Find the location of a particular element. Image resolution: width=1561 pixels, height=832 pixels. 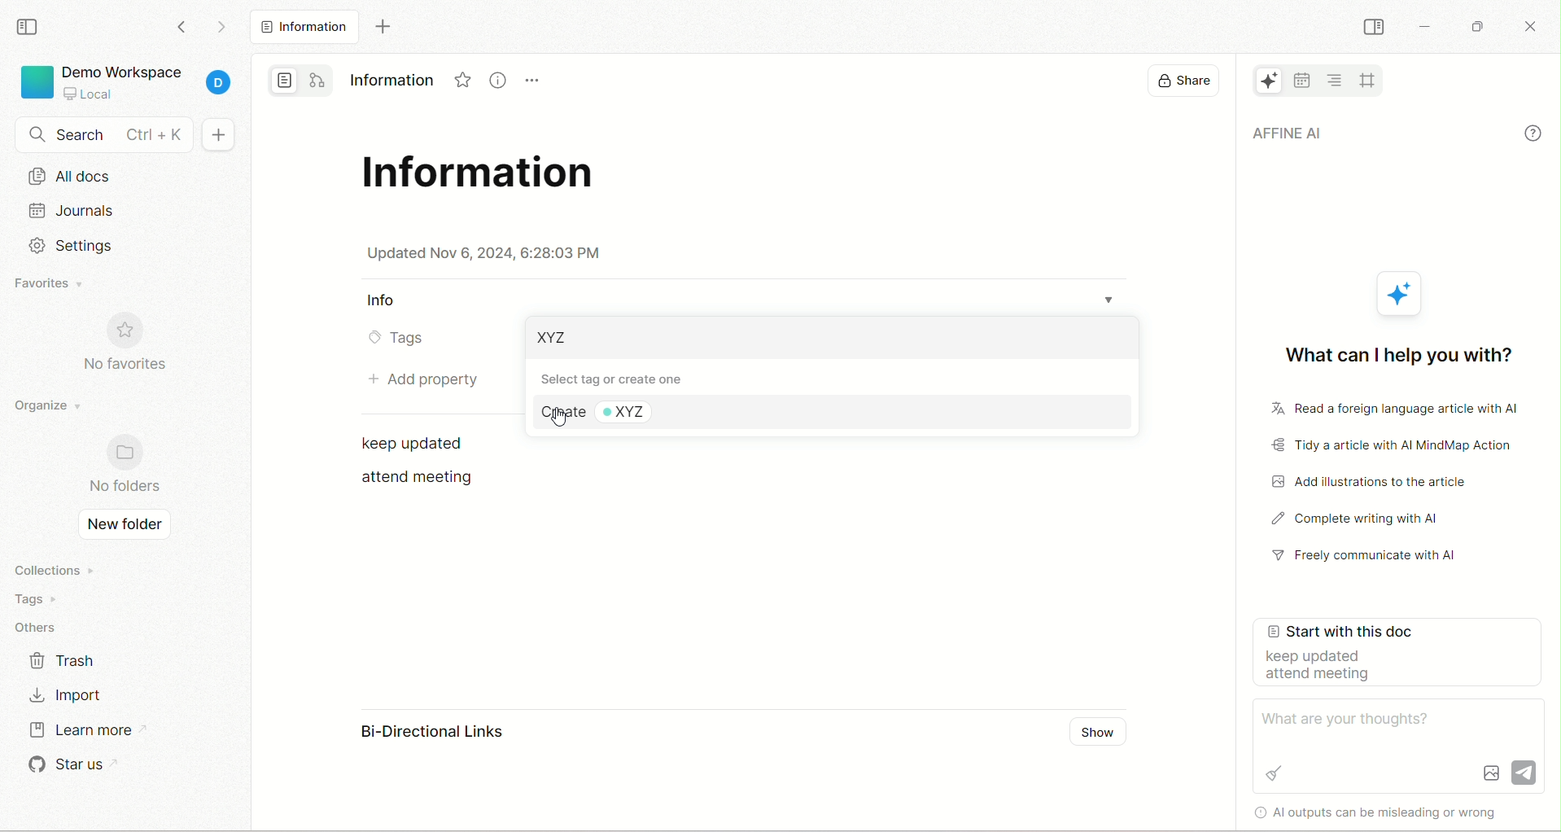

tags is located at coordinates (395, 339).